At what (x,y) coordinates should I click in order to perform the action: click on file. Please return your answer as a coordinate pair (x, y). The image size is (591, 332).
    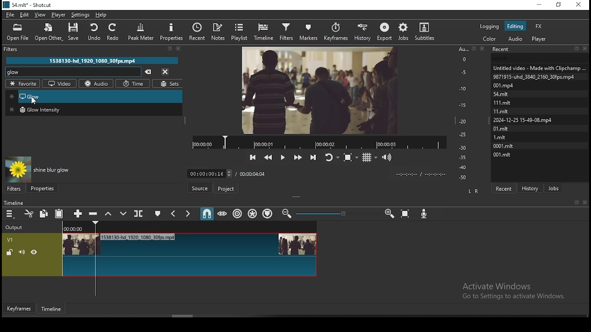
    Looking at the image, I should click on (11, 15).